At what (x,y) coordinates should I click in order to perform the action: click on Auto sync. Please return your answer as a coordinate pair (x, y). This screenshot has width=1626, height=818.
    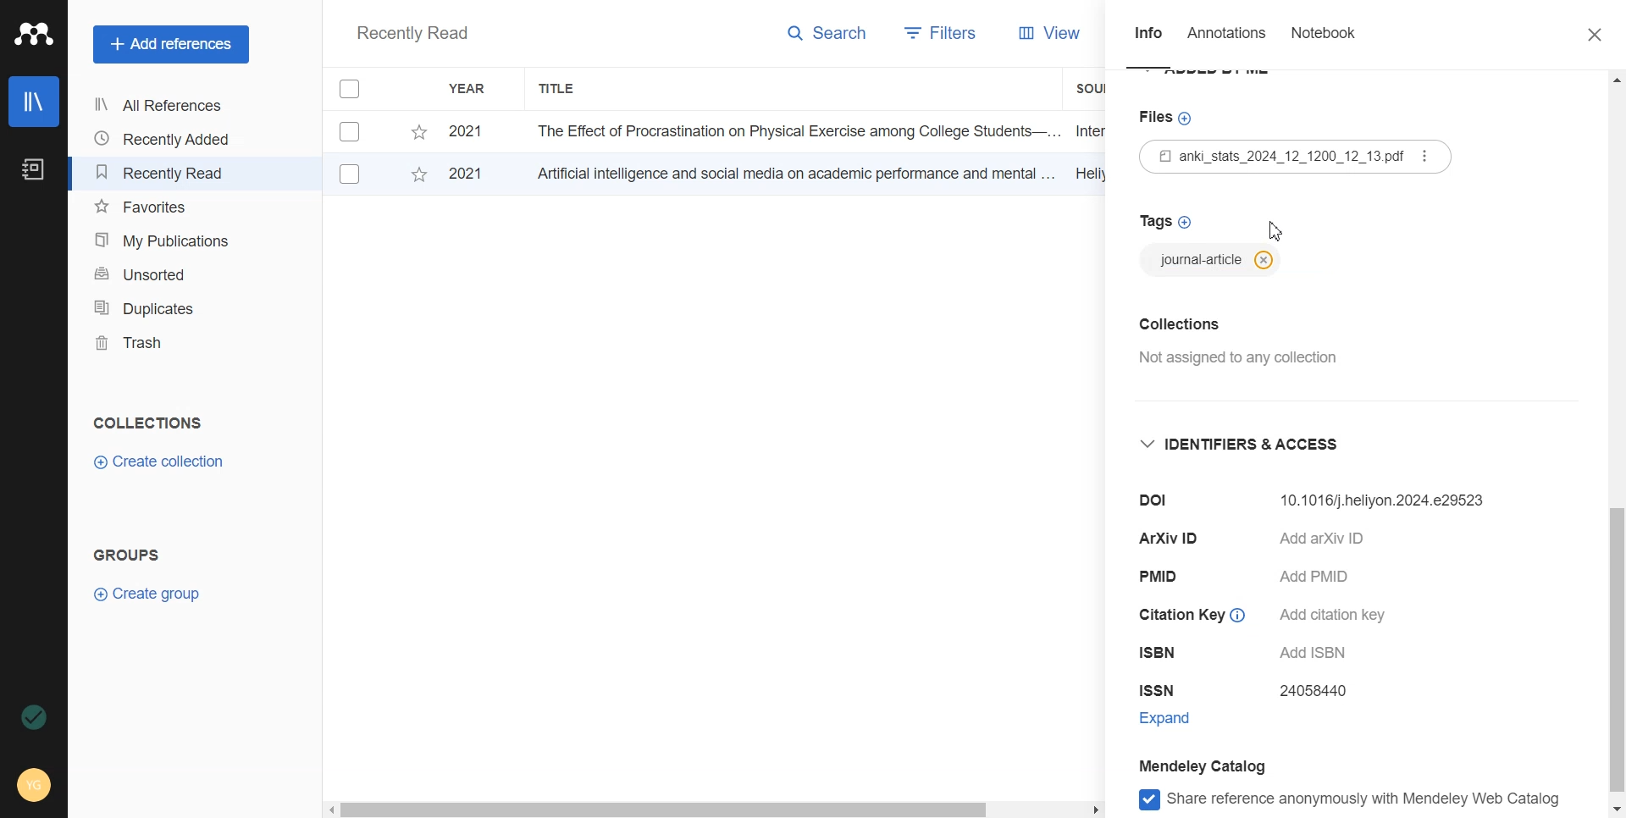
    Looking at the image, I should click on (31, 717).